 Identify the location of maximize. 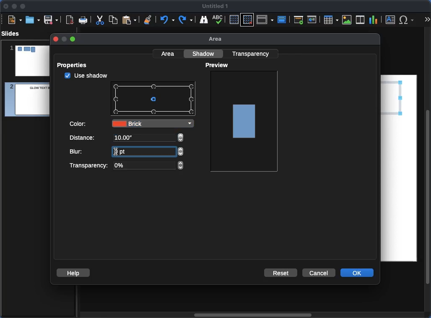
(73, 39).